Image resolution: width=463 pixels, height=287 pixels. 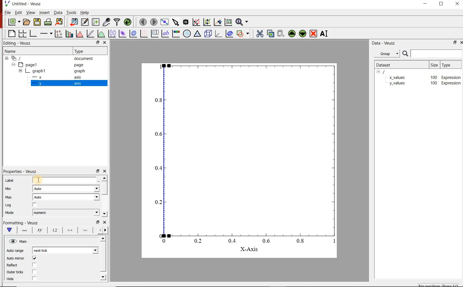 What do you see at coordinates (27, 22) in the screenshot?
I see `open document` at bounding box center [27, 22].